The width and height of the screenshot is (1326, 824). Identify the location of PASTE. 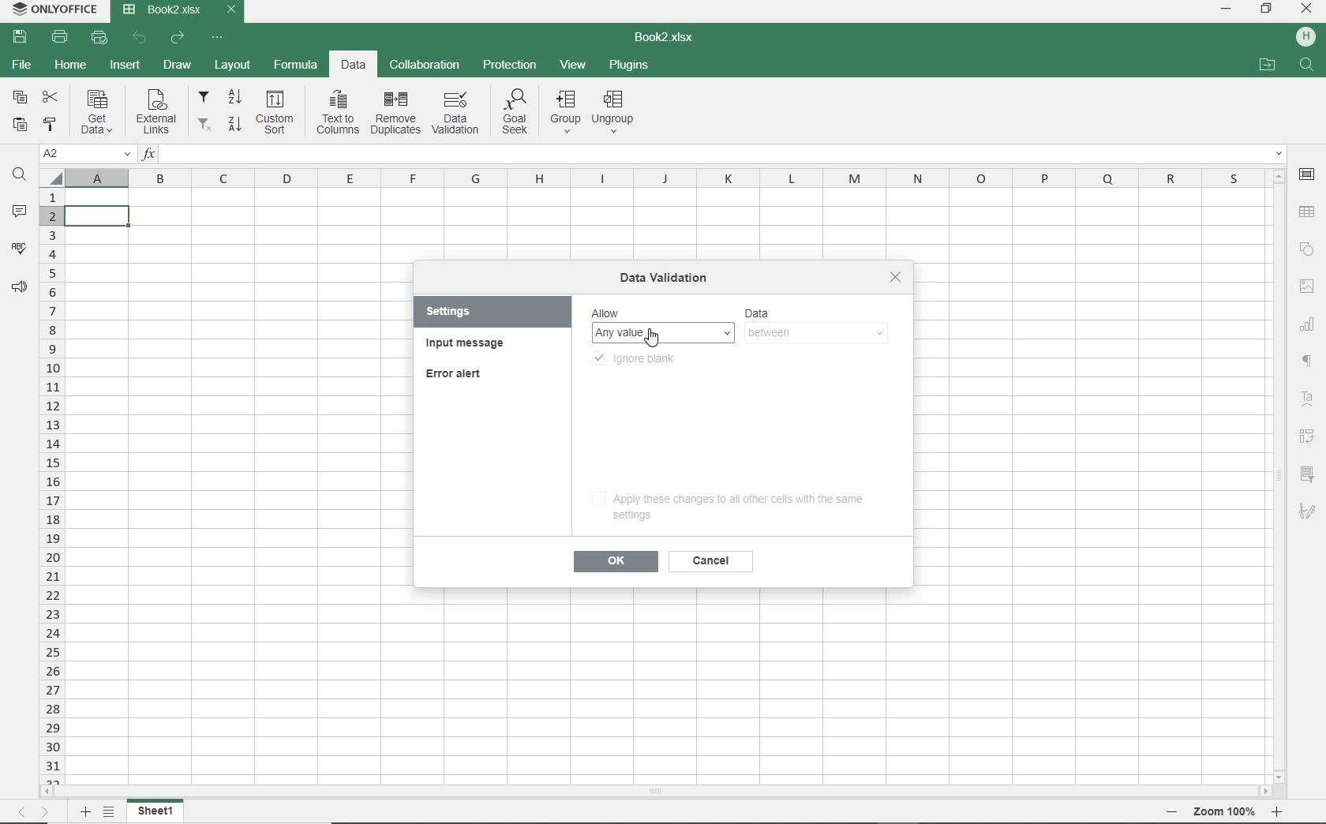
(23, 125).